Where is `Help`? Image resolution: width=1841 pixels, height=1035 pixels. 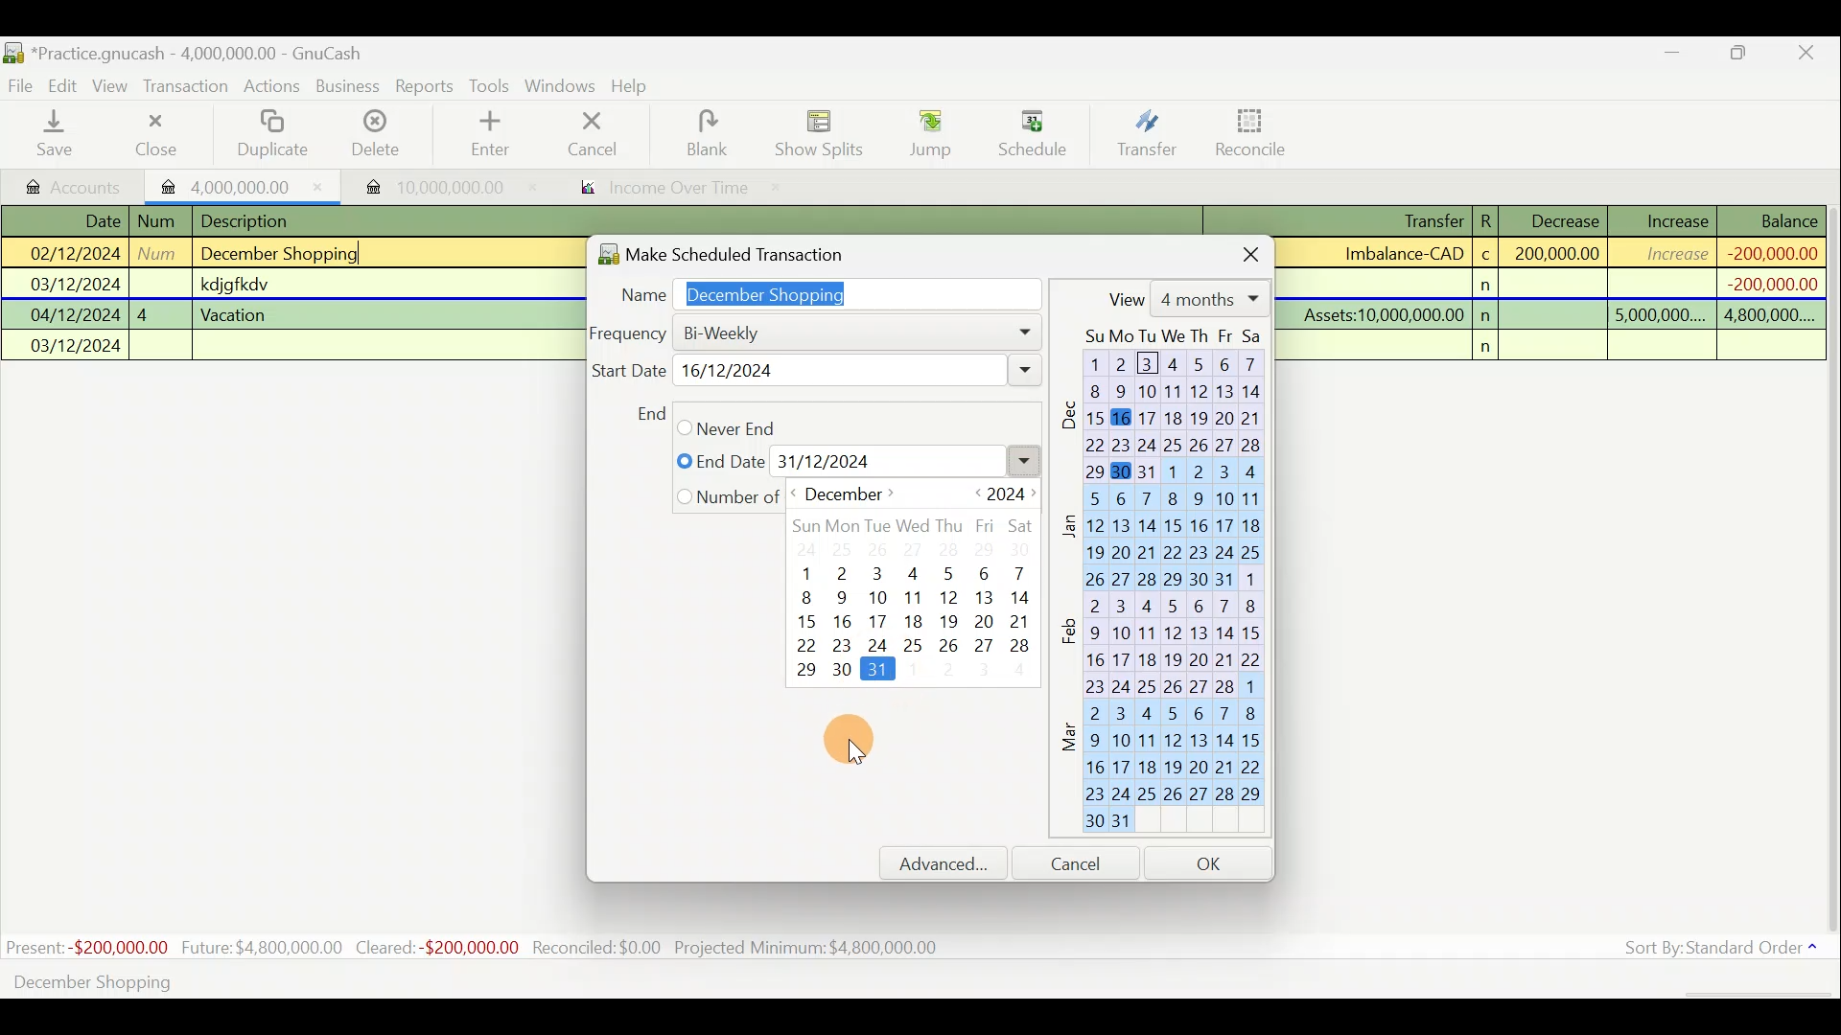 Help is located at coordinates (637, 86).